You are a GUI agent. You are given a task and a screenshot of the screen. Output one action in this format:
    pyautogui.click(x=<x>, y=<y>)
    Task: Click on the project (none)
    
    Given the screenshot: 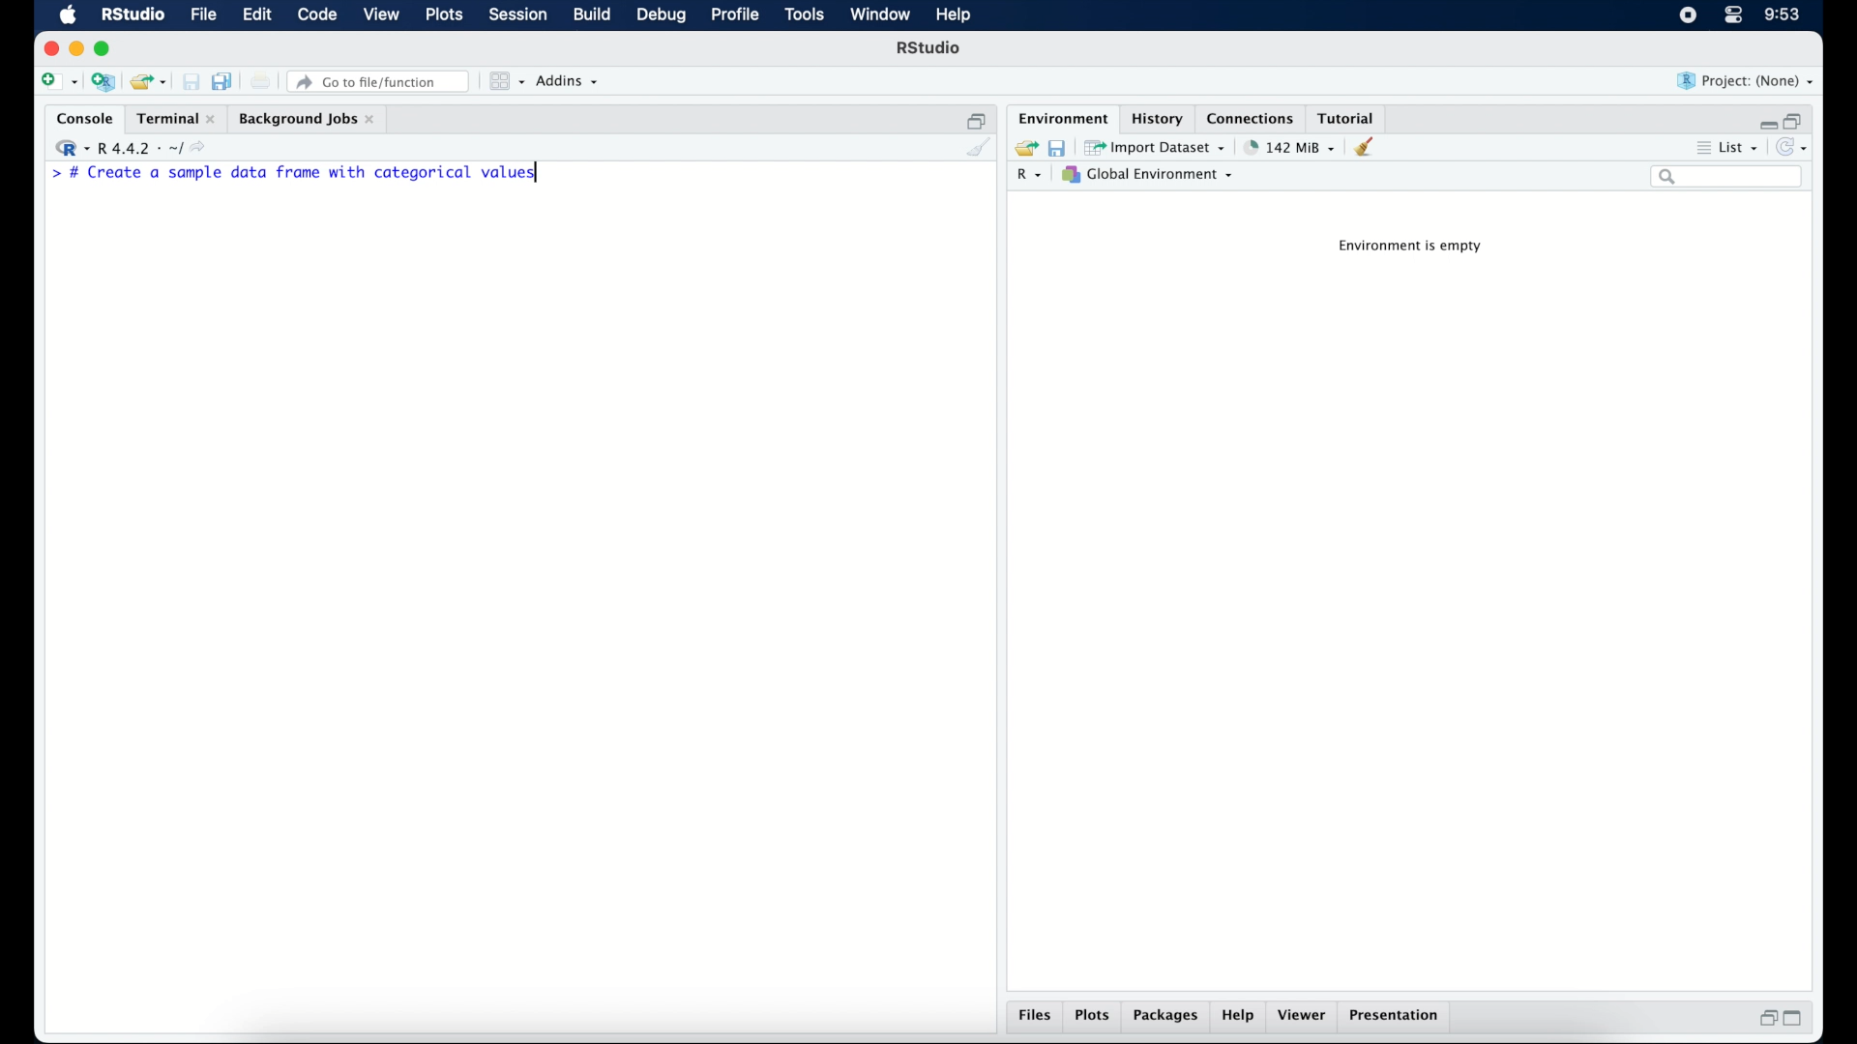 What is the action you would take?
    pyautogui.click(x=1746, y=80)
    